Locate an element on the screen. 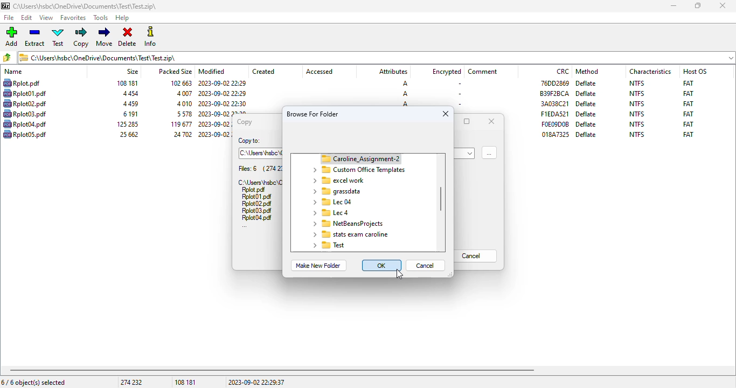  NTFS is located at coordinates (637, 124).